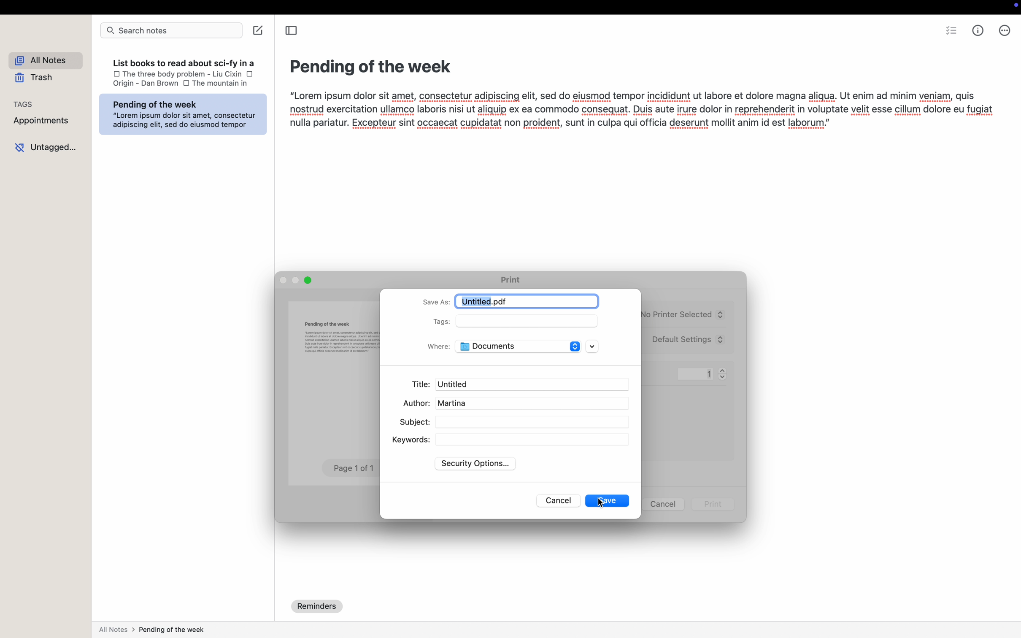  What do you see at coordinates (713, 506) in the screenshot?
I see ` print` at bounding box center [713, 506].